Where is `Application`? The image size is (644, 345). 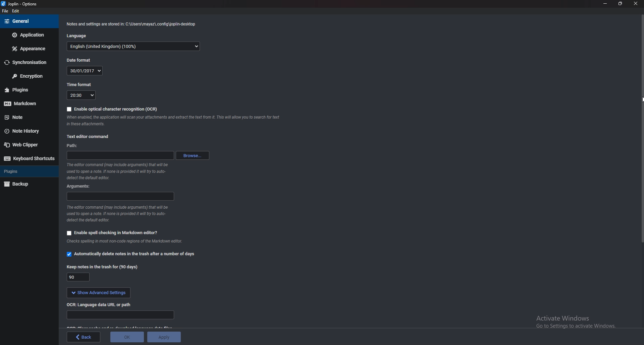 Application is located at coordinates (28, 35).